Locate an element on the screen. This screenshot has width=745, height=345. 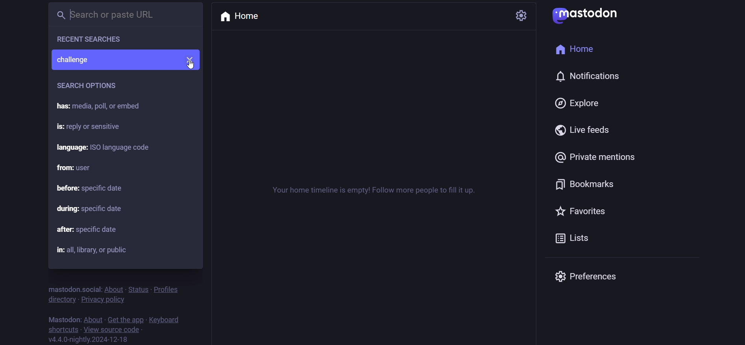
mastodon social is located at coordinates (71, 288).